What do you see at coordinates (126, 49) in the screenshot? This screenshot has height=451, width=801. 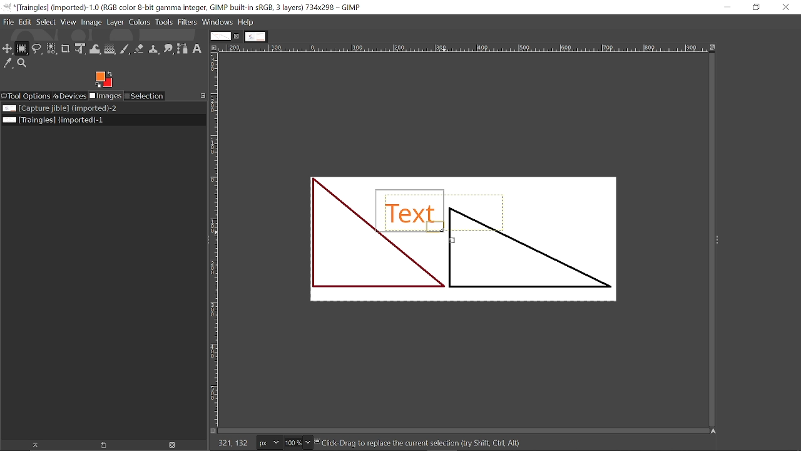 I see `Paintbrush tool` at bounding box center [126, 49].